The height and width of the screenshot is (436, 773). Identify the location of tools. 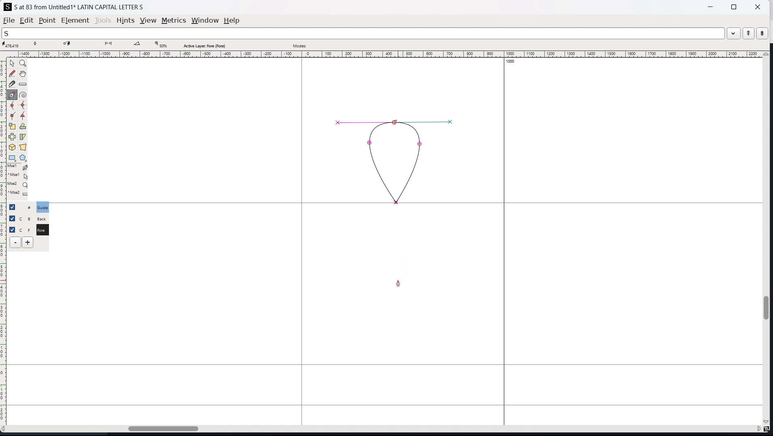
(104, 20).